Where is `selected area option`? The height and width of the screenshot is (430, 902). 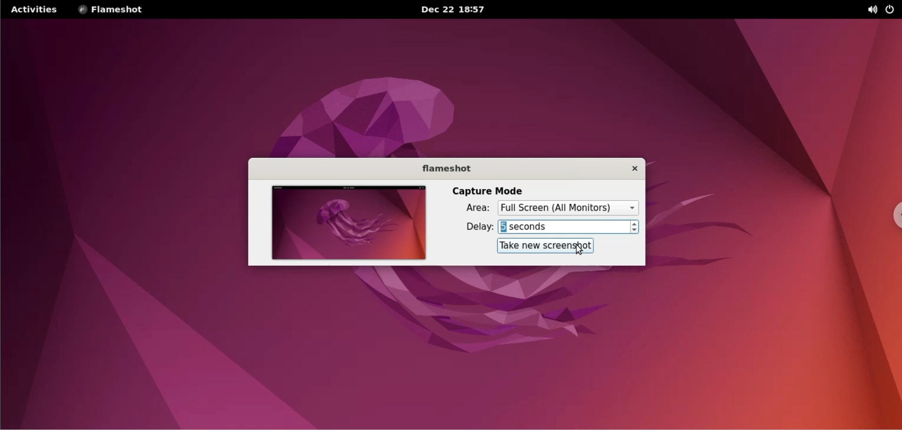 selected area option is located at coordinates (569, 207).